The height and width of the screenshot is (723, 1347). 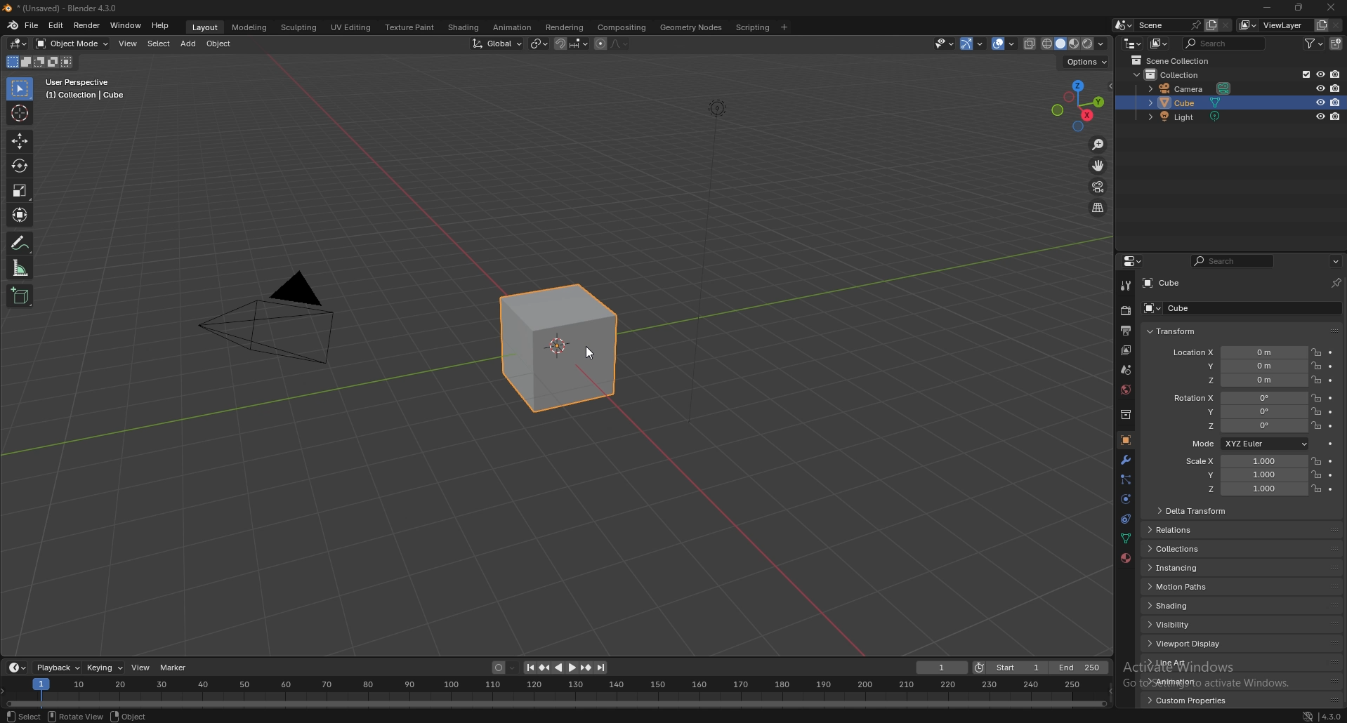 I want to click on jump to endpoint, so click(x=602, y=667).